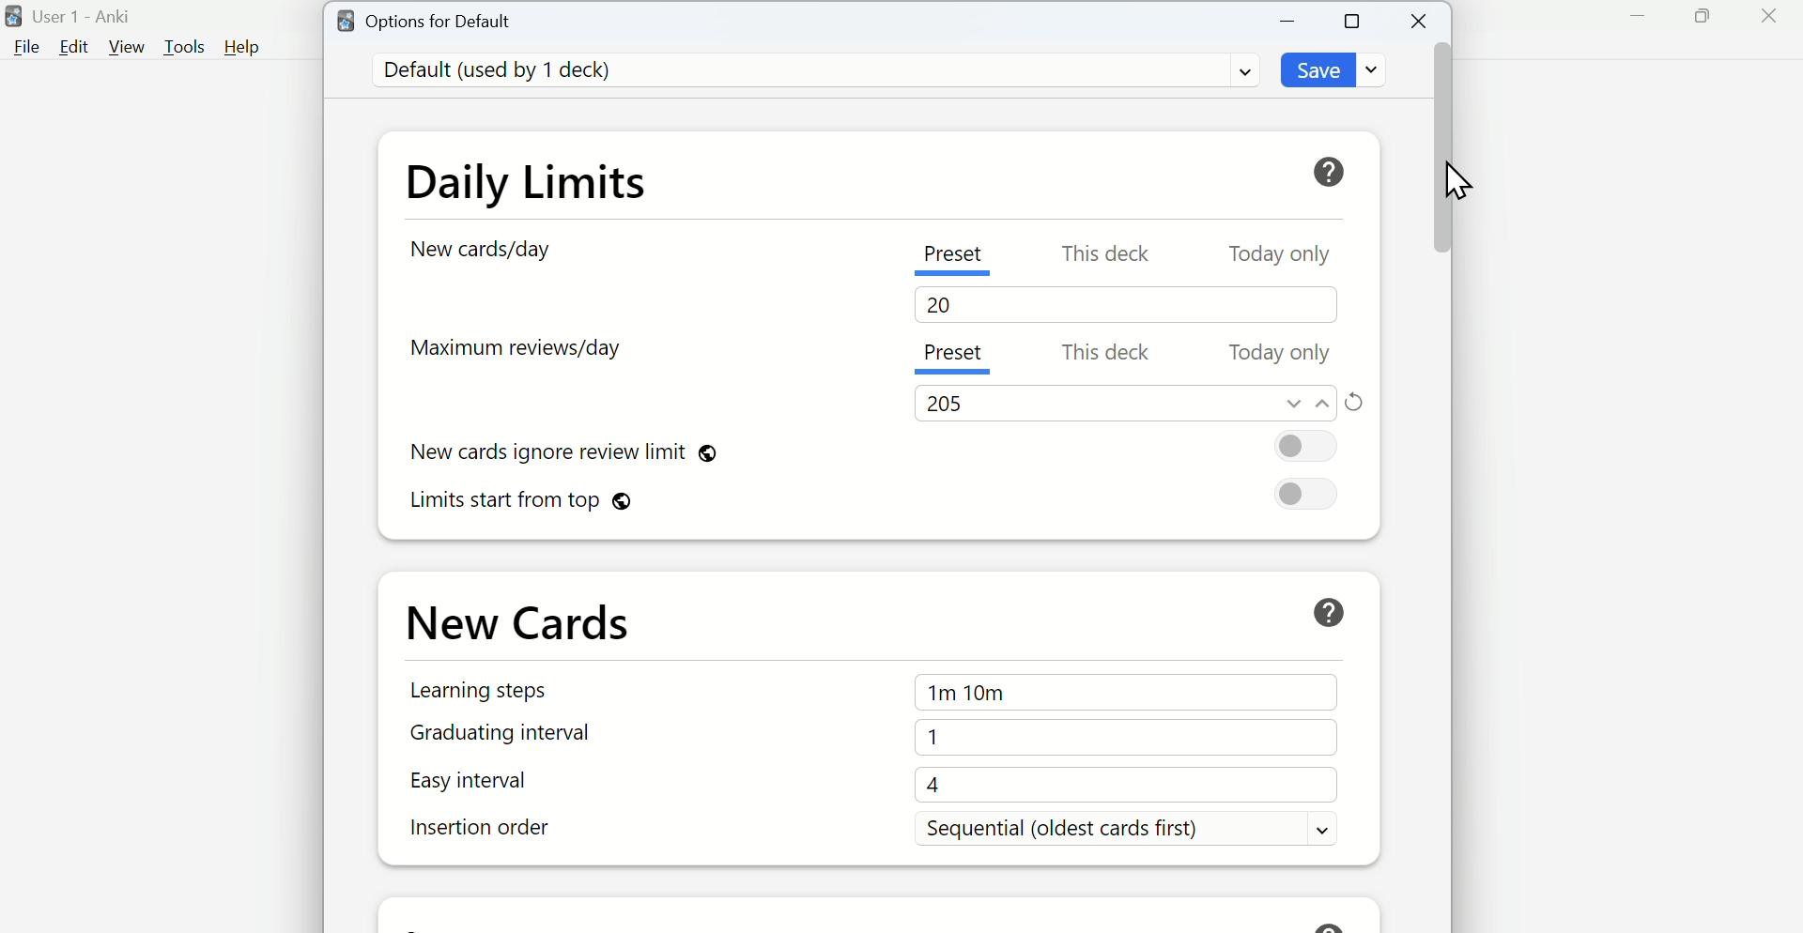 This screenshot has height=933, width=1803. I want to click on Today Only, so click(1278, 258).